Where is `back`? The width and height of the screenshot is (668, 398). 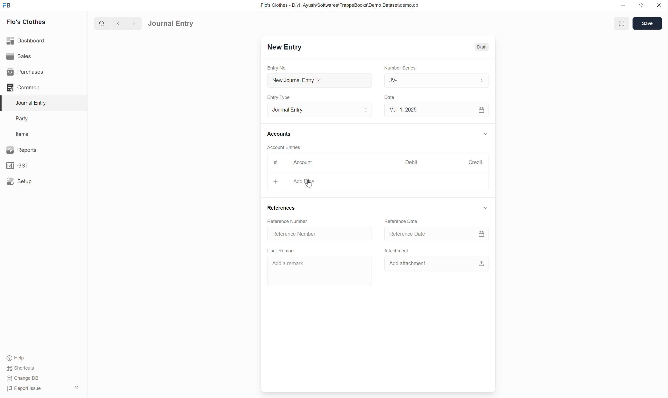 back is located at coordinates (117, 23).